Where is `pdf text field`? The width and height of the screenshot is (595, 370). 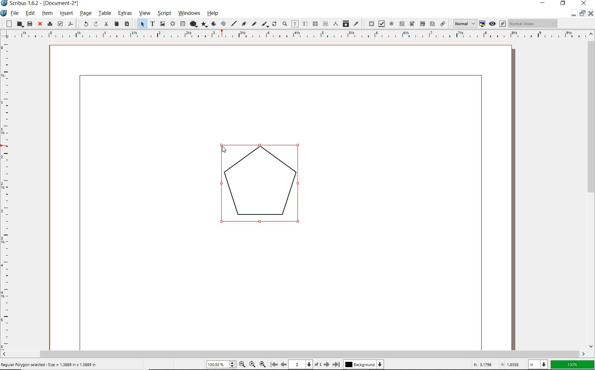
pdf text field is located at coordinates (403, 23).